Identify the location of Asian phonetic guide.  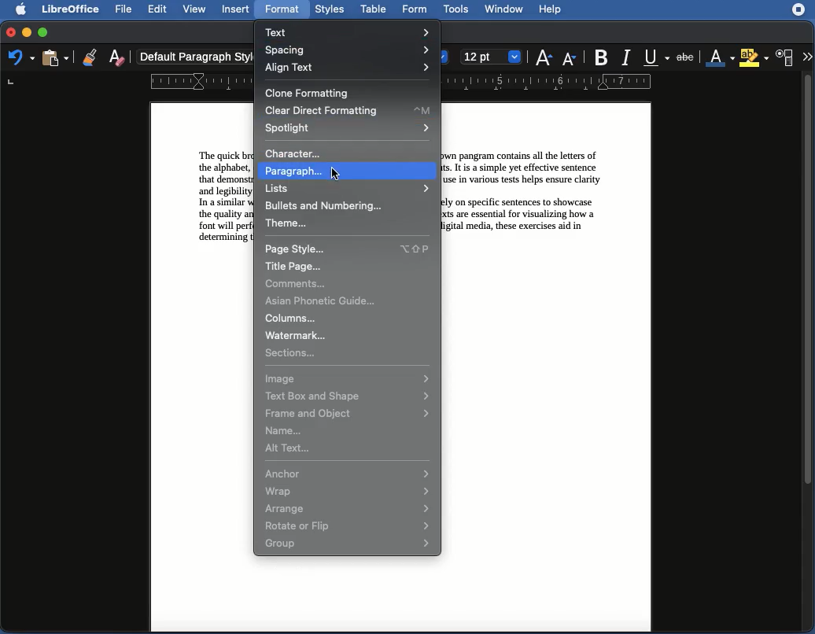
(325, 302).